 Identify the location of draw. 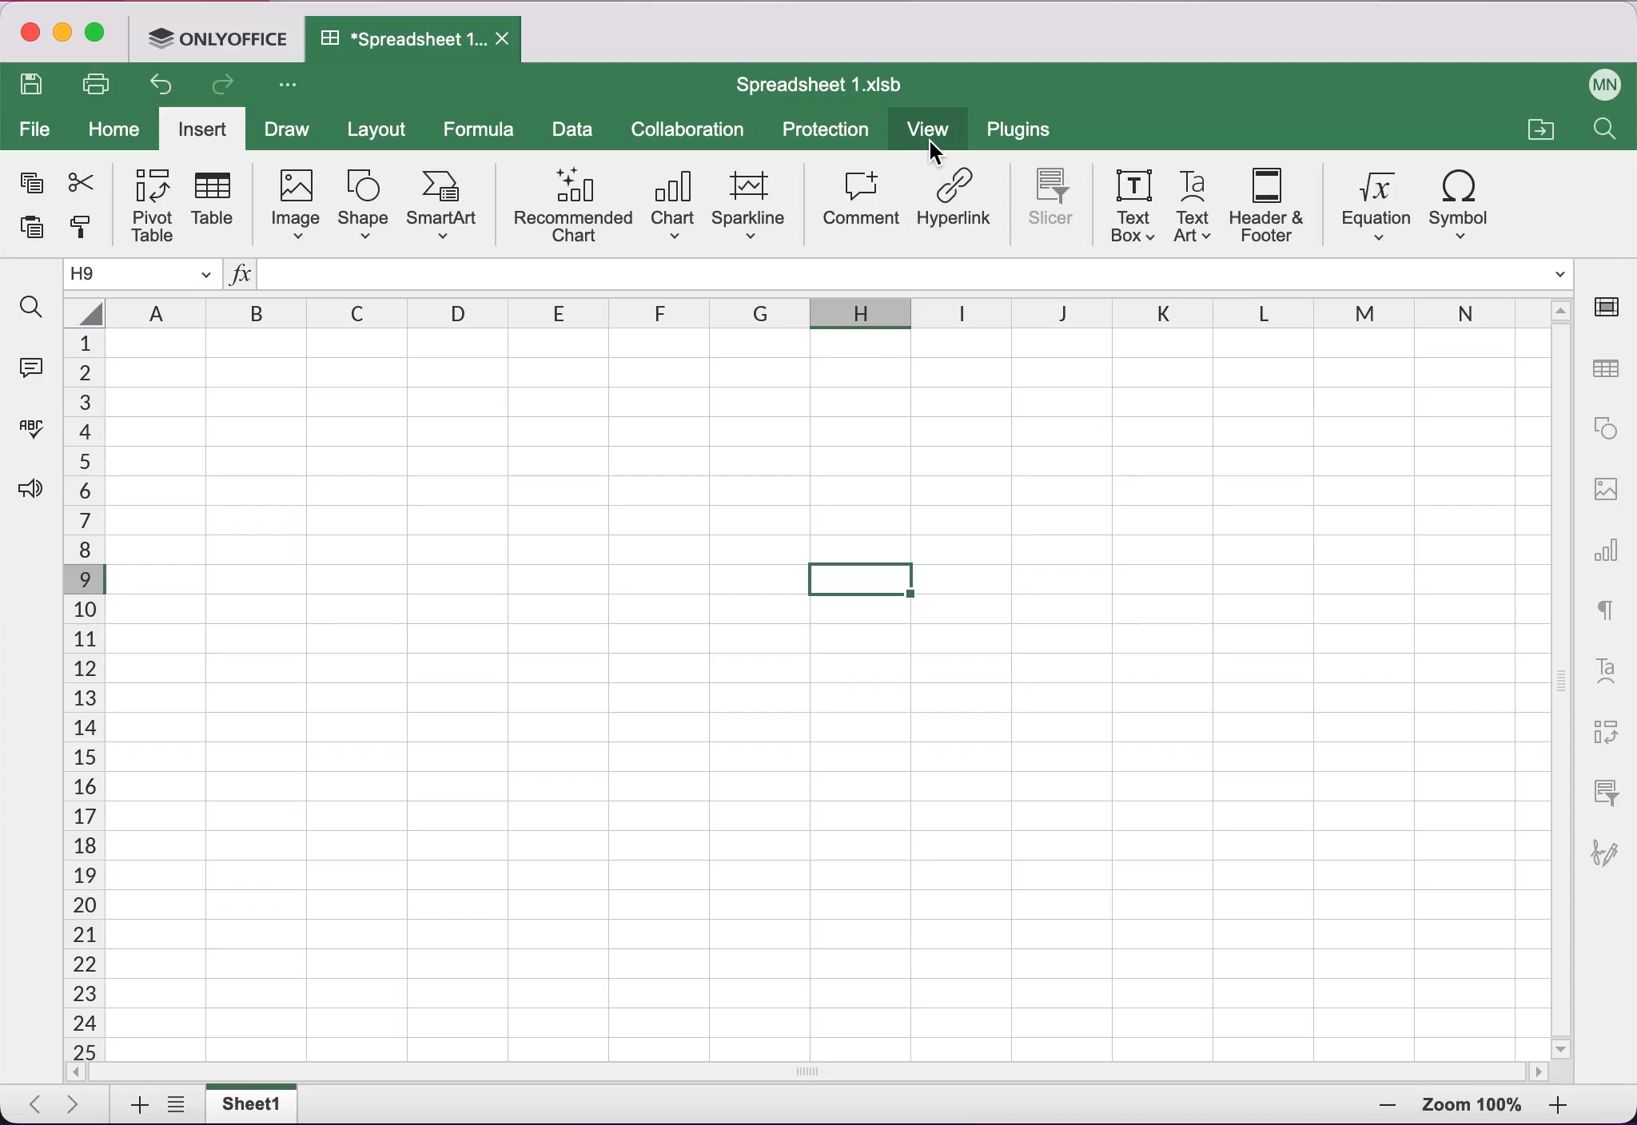
(293, 131).